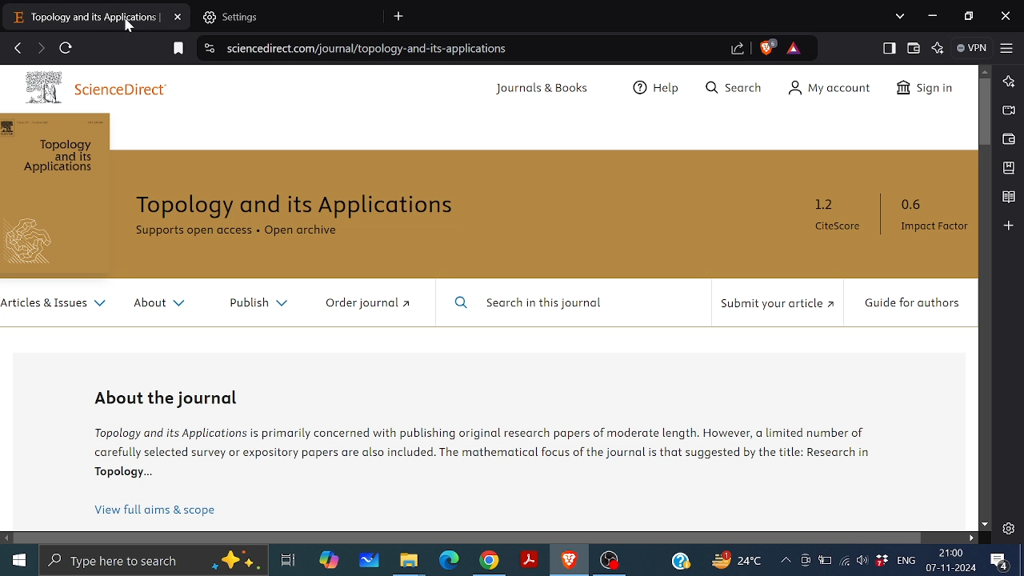 This screenshot has height=576, width=1024. Describe the element at coordinates (806, 561) in the screenshot. I see `` at that location.